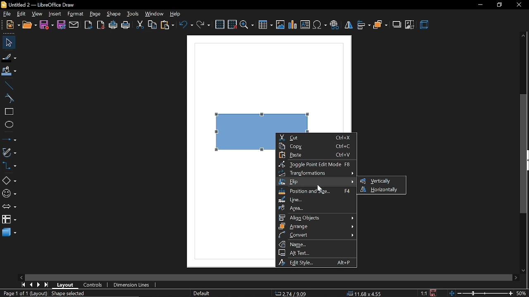 This screenshot has width=529, height=297. I want to click on 1:1, so click(424, 293).